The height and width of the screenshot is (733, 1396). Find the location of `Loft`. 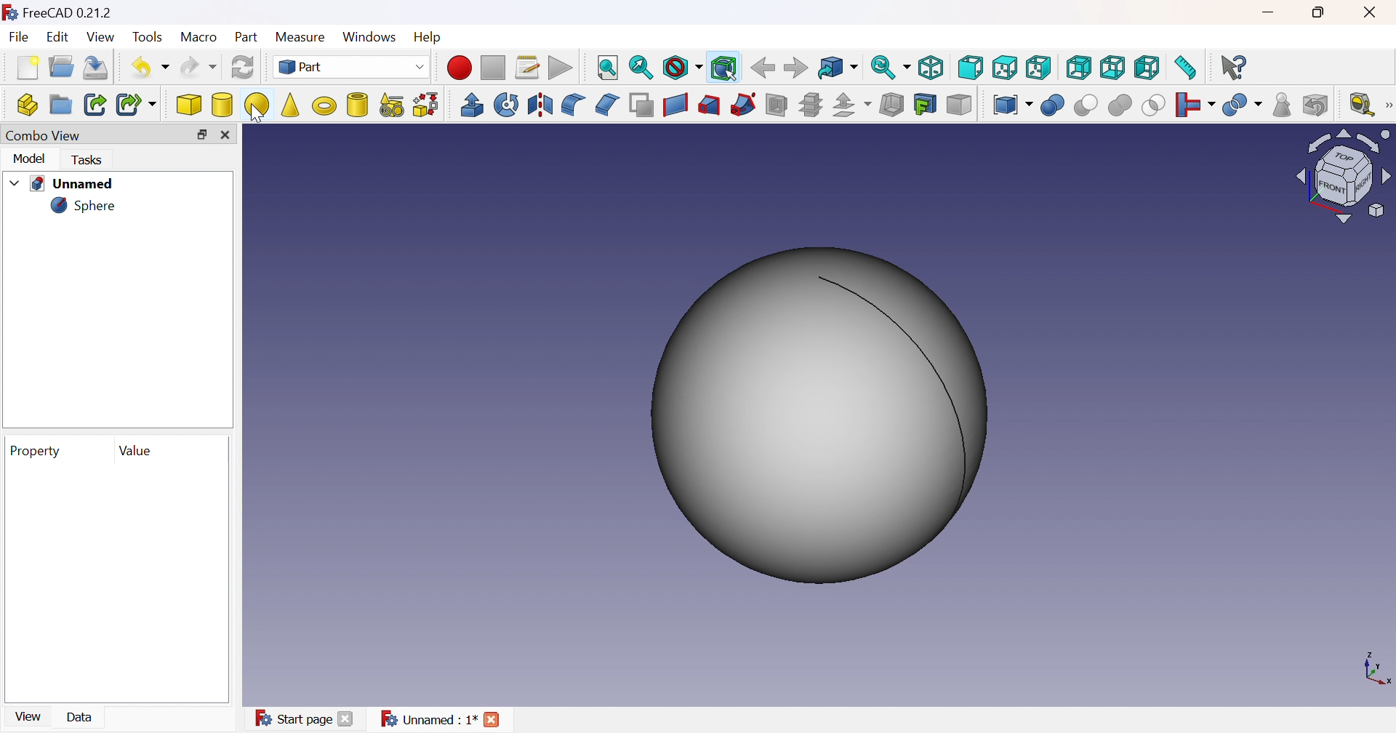

Loft is located at coordinates (710, 105).